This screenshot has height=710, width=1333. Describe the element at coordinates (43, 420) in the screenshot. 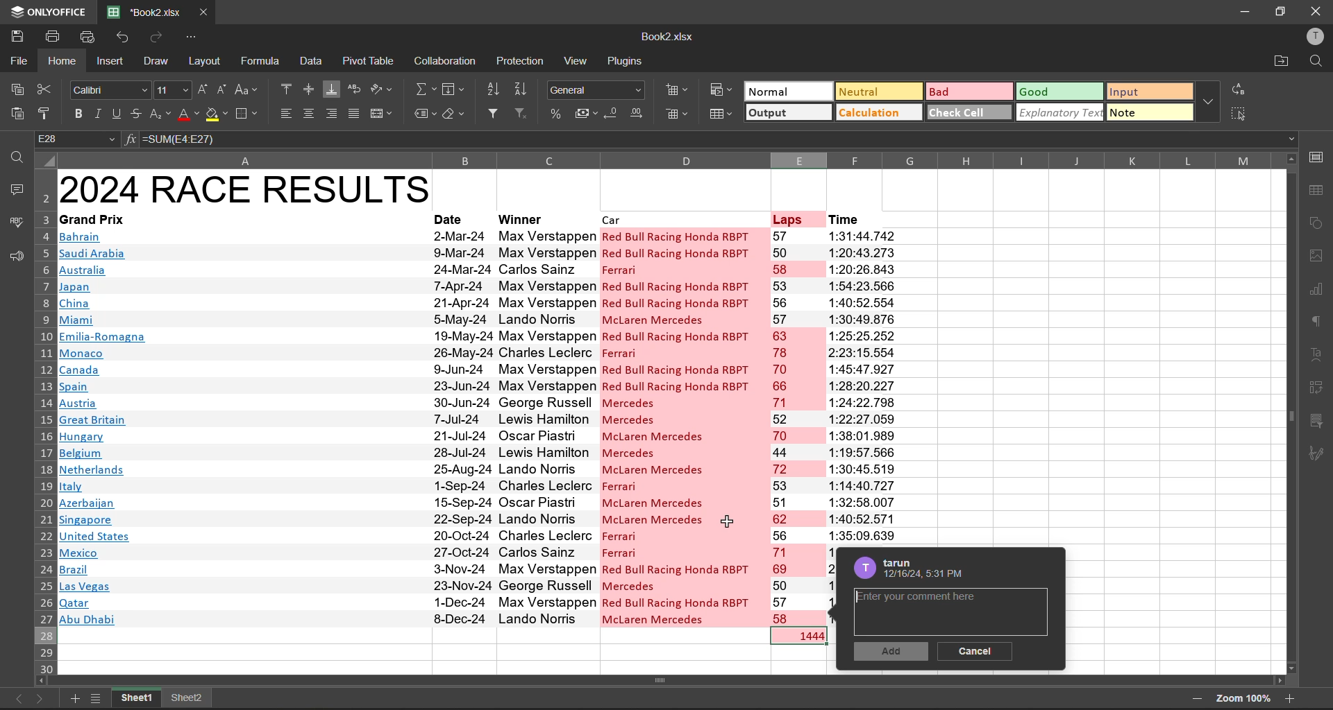

I see `row number` at that location.